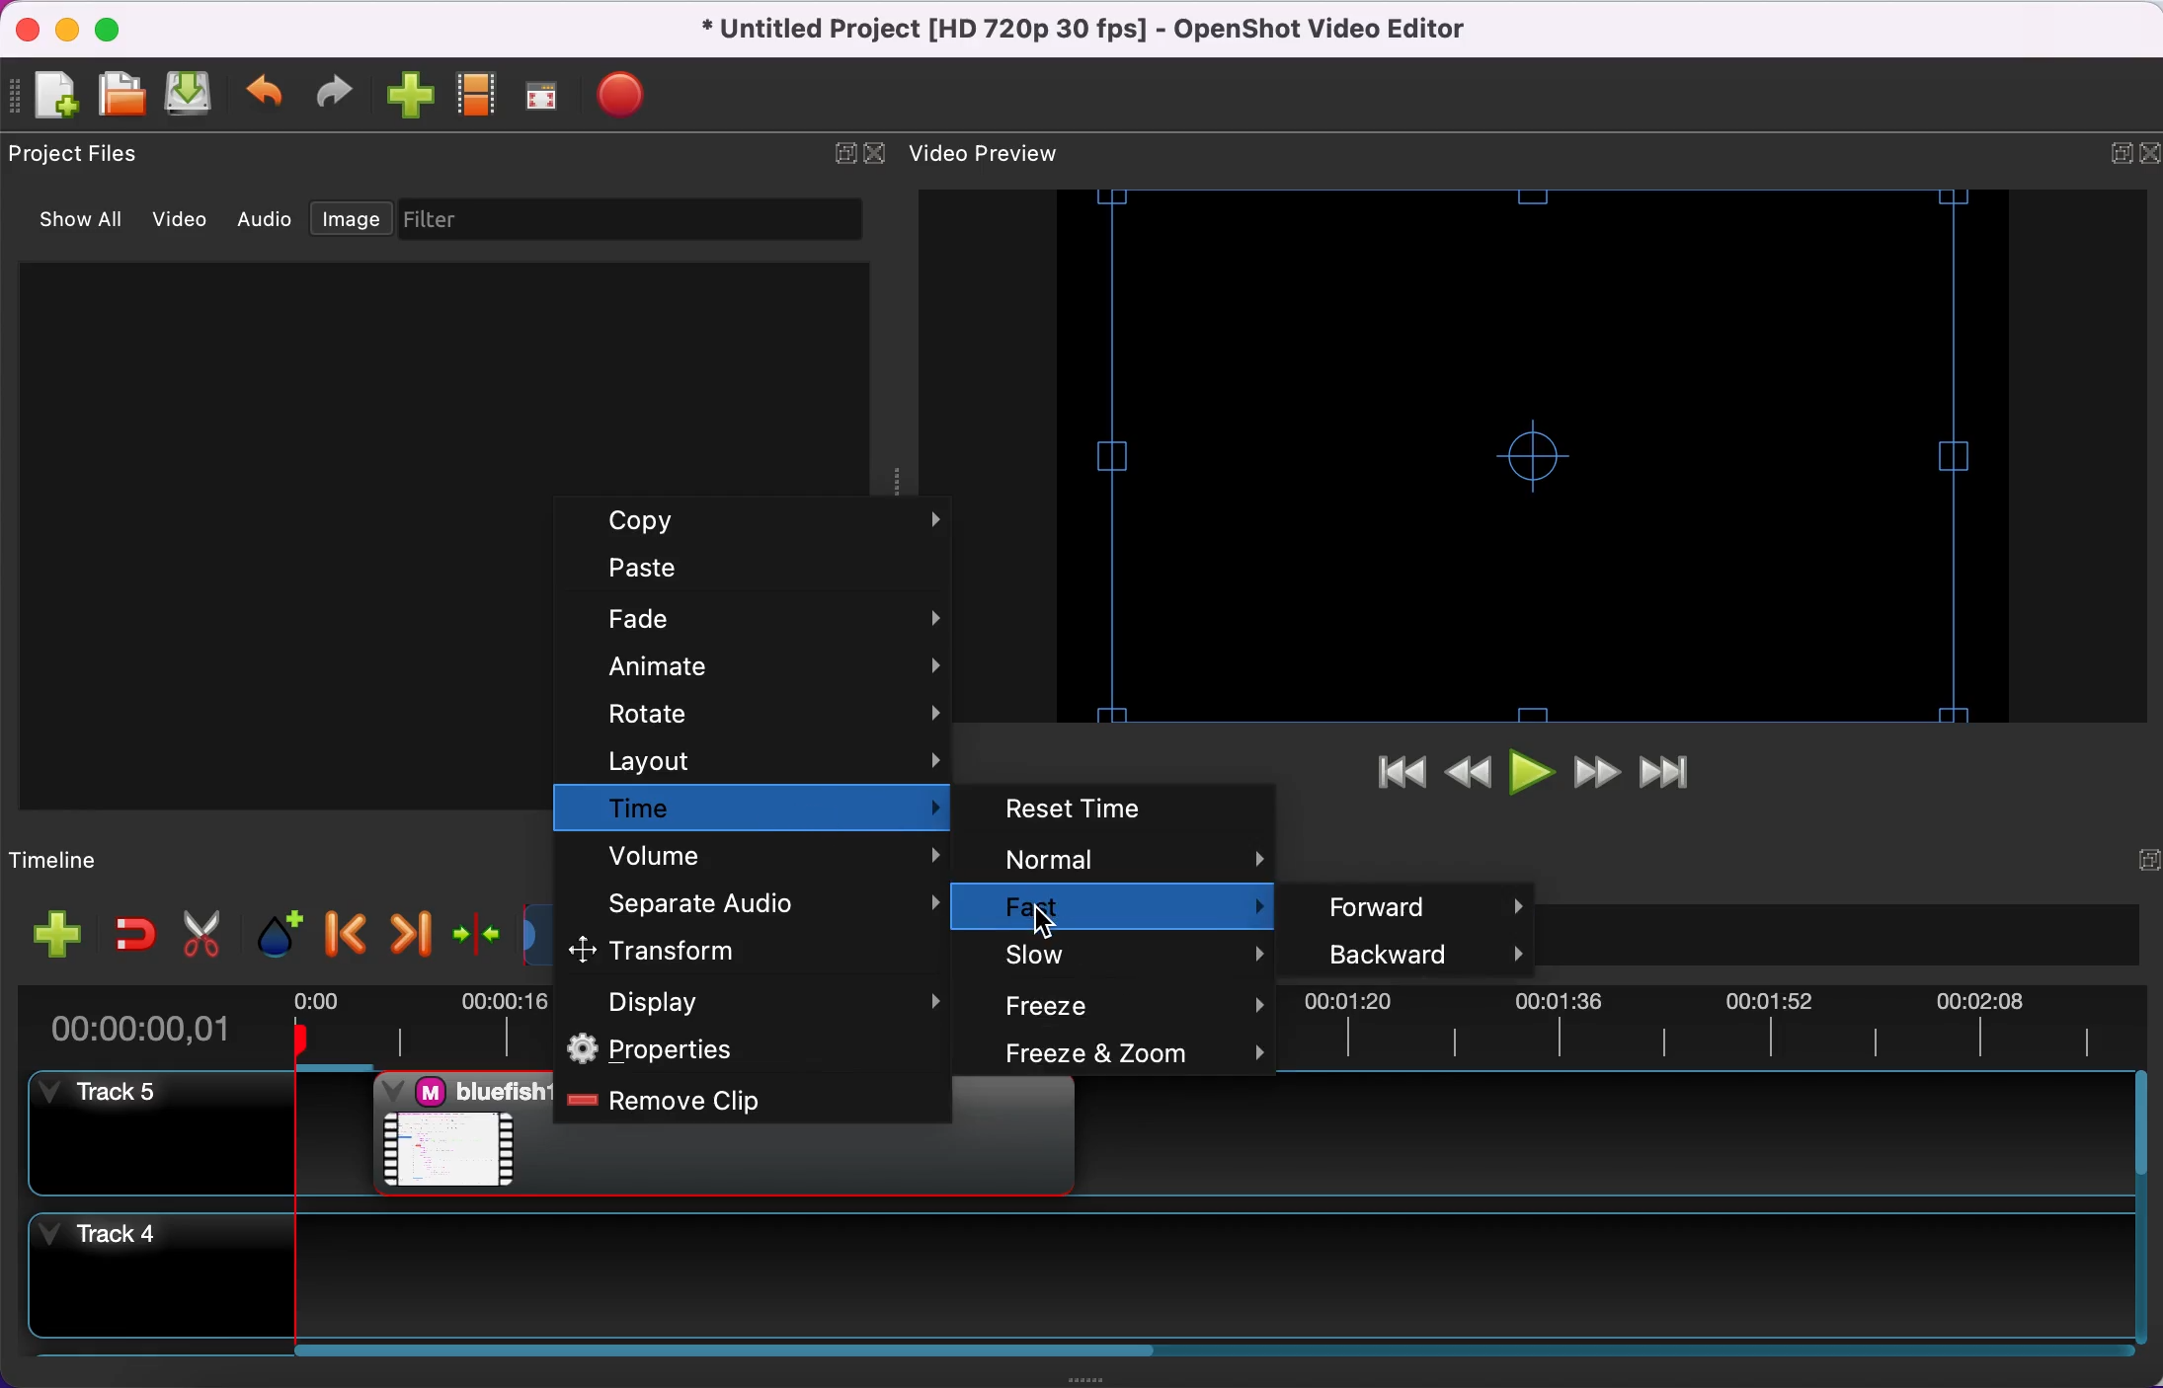 The height and width of the screenshot is (1388, 2163). What do you see at coordinates (1678, 771) in the screenshot?
I see `jump to end` at bounding box center [1678, 771].